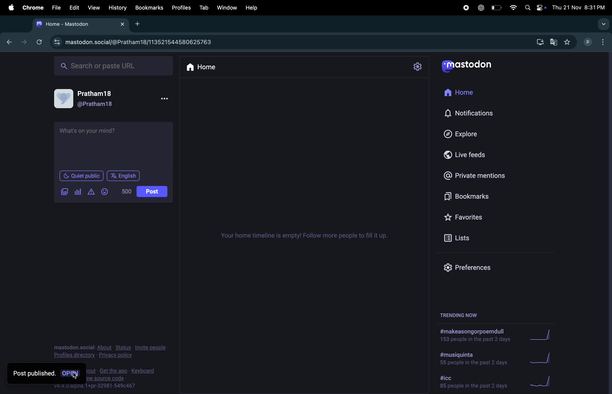 The height and width of the screenshot is (394, 612). Describe the element at coordinates (480, 8) in the screenshot. I see `chatgpt` at that location.